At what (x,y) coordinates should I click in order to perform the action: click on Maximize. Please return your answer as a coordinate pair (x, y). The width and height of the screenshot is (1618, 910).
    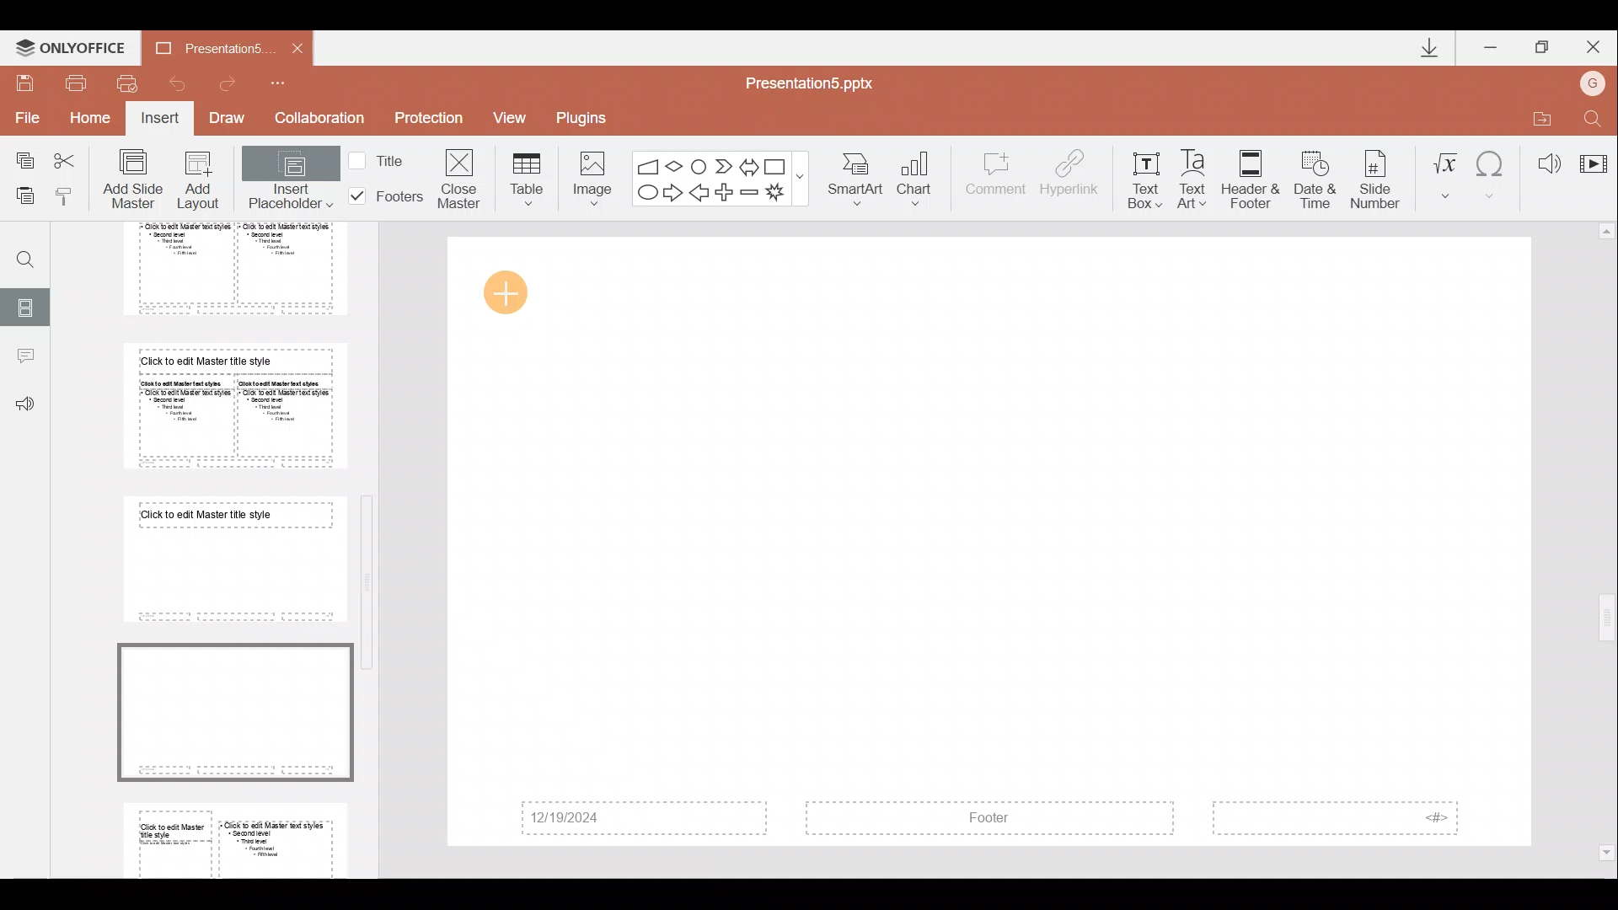
    Looking at the image, I should click on (1543, 45).